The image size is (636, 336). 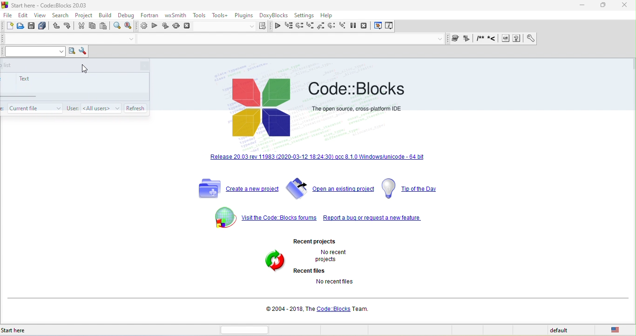 What do you see at coordinates (84, 16) in the screenshot?
I see `project` at bounding box center [84, 16].